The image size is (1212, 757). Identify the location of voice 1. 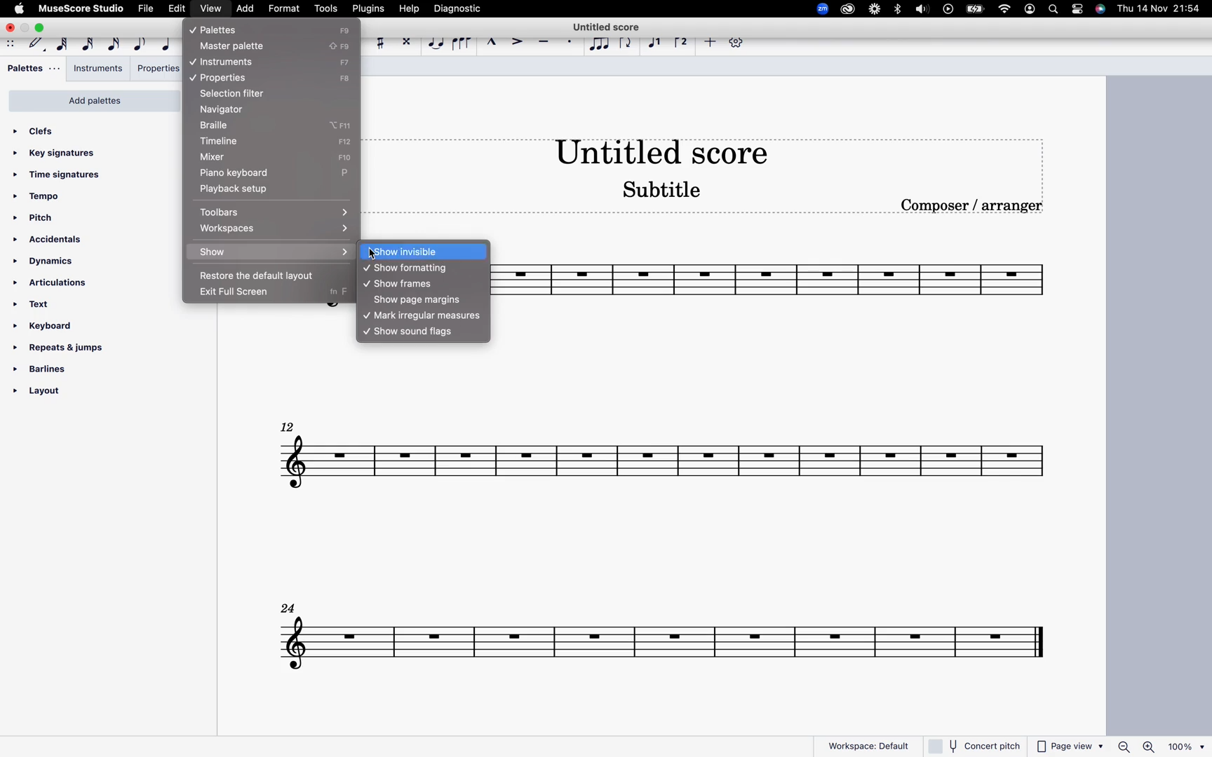
(653, 45).